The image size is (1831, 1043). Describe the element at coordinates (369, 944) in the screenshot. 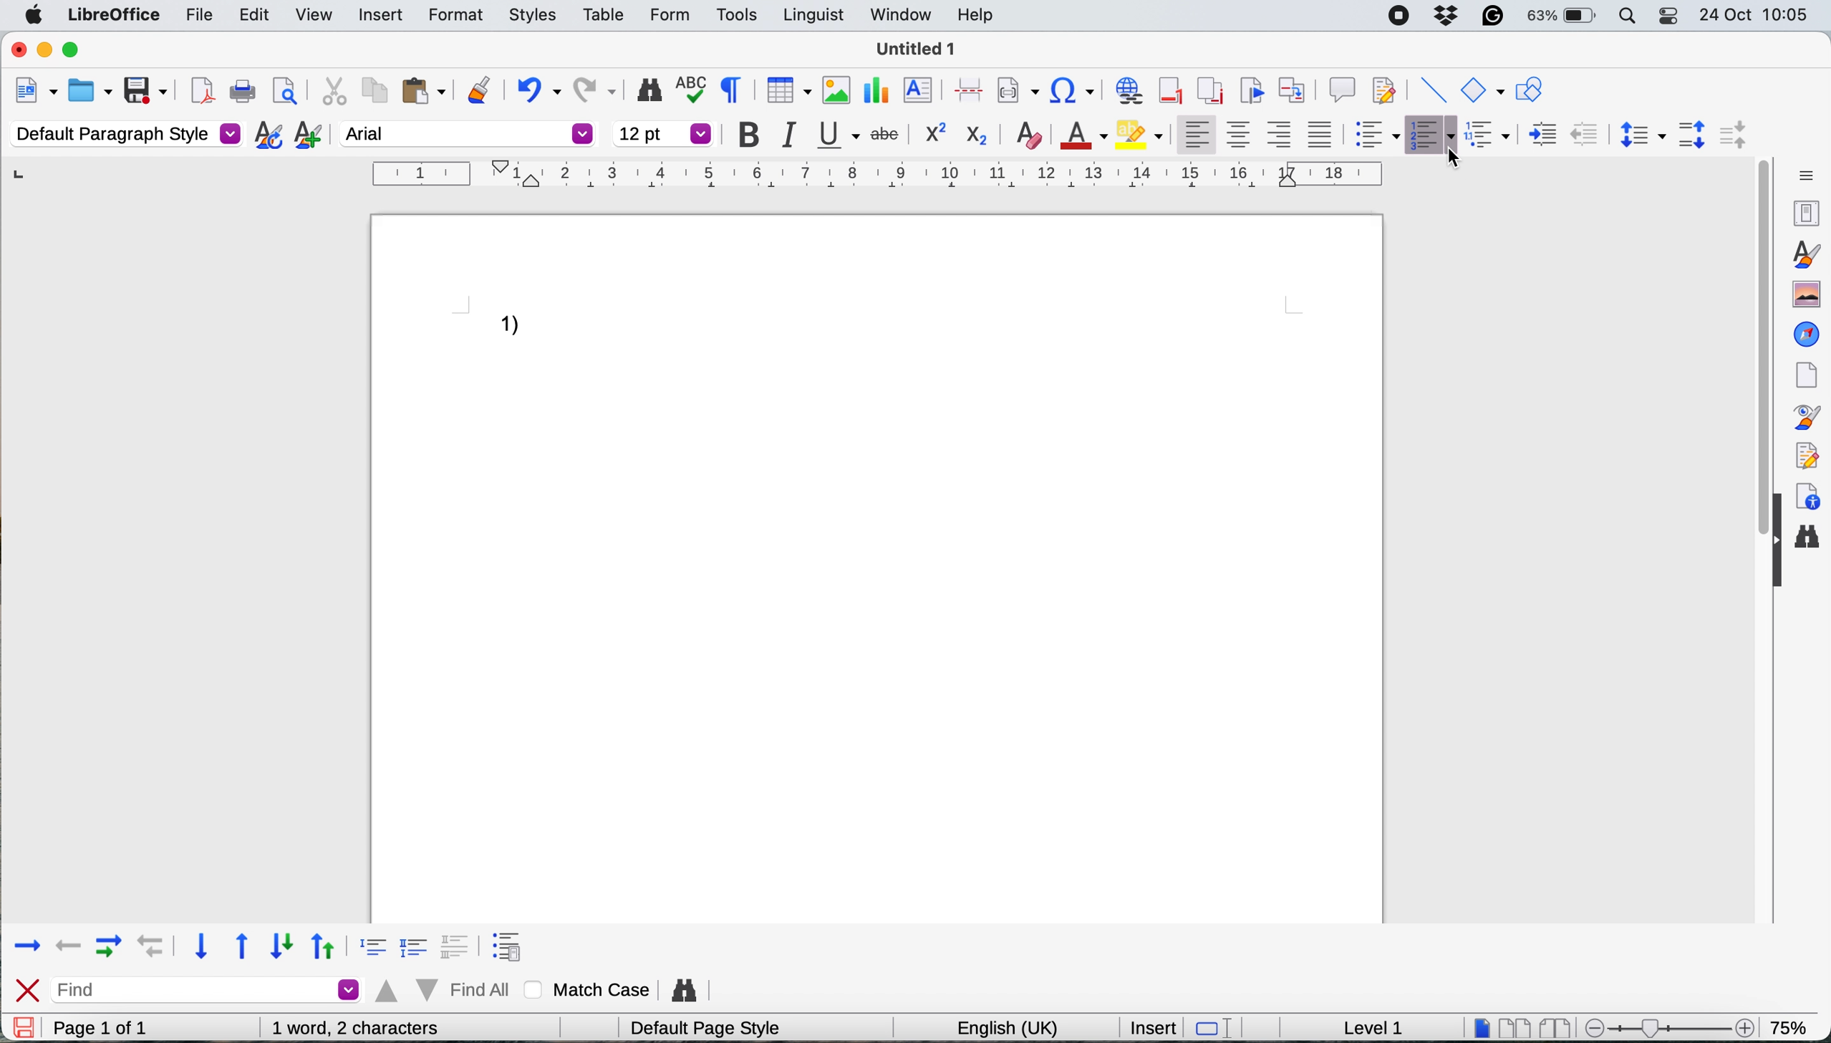

I see `format 1` at that location.